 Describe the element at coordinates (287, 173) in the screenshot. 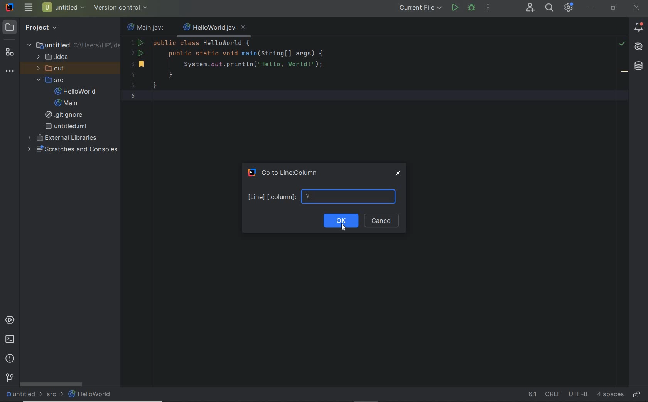

I see `Go to Line:Column` at that location.